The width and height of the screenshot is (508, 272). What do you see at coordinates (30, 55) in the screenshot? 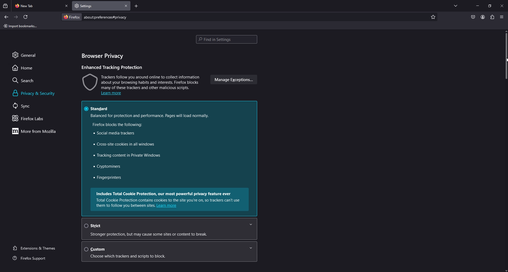
I see `general` at bounding box center [30, 55].